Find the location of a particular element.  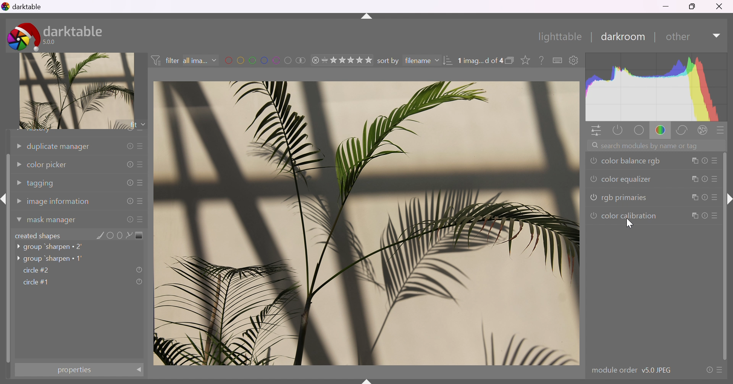

restore down is located at coordinates (694, 6).